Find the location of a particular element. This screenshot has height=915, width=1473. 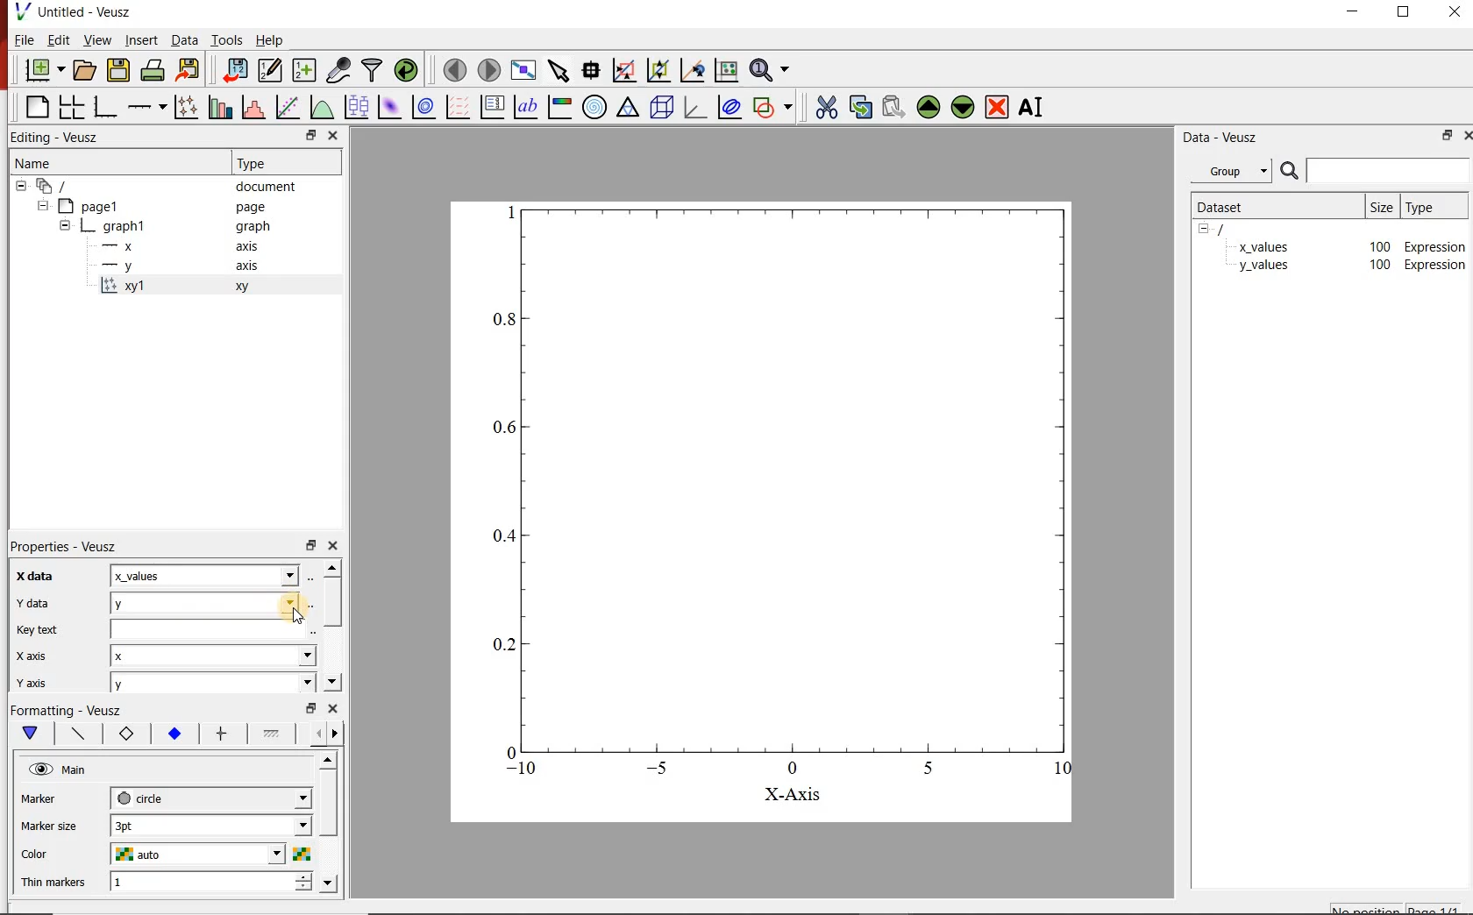

y is located at coordinates (213, 683).